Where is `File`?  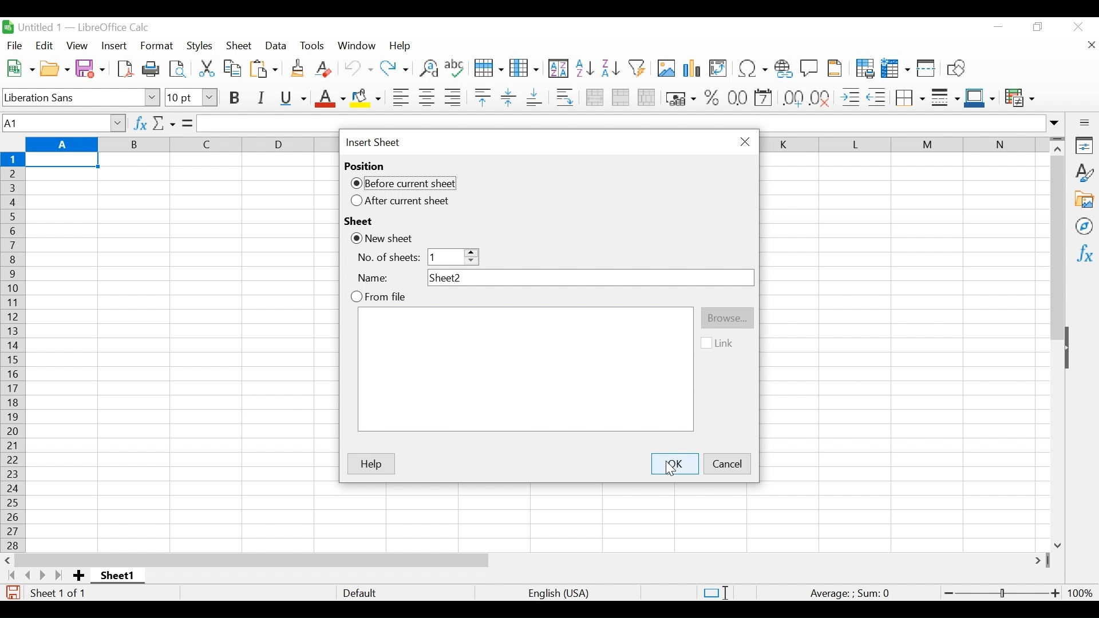 File is located at coordinates (16, 45).